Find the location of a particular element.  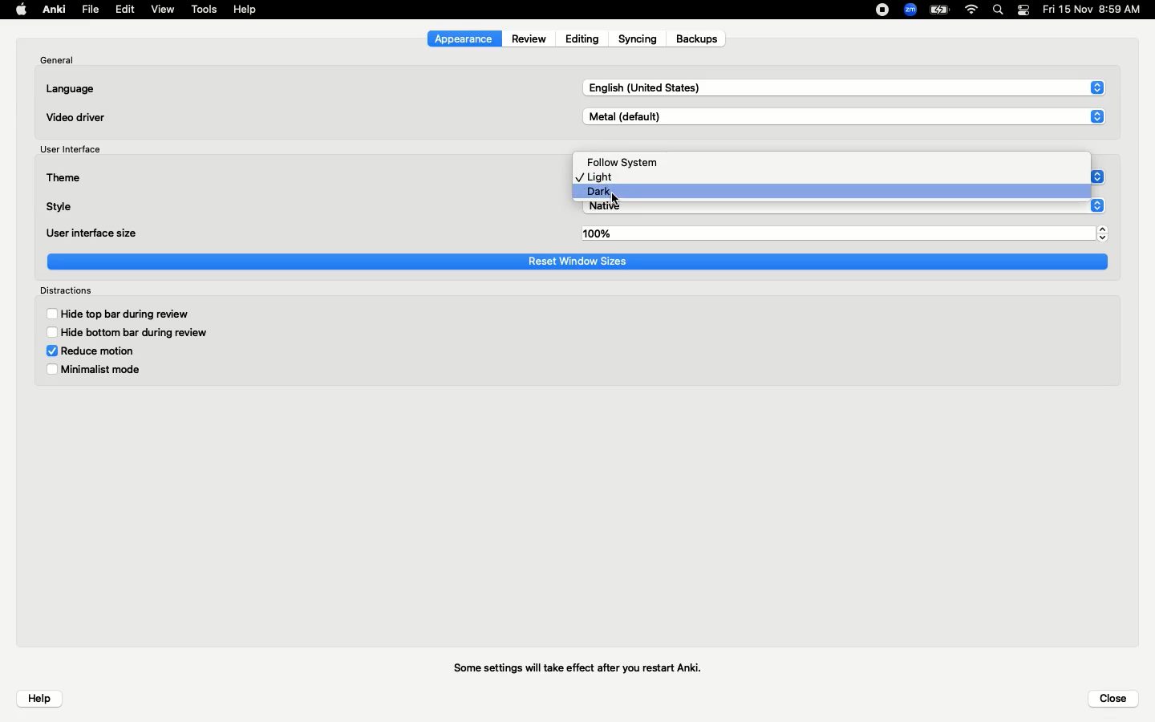

Edit is located at coordinates (125, 9).